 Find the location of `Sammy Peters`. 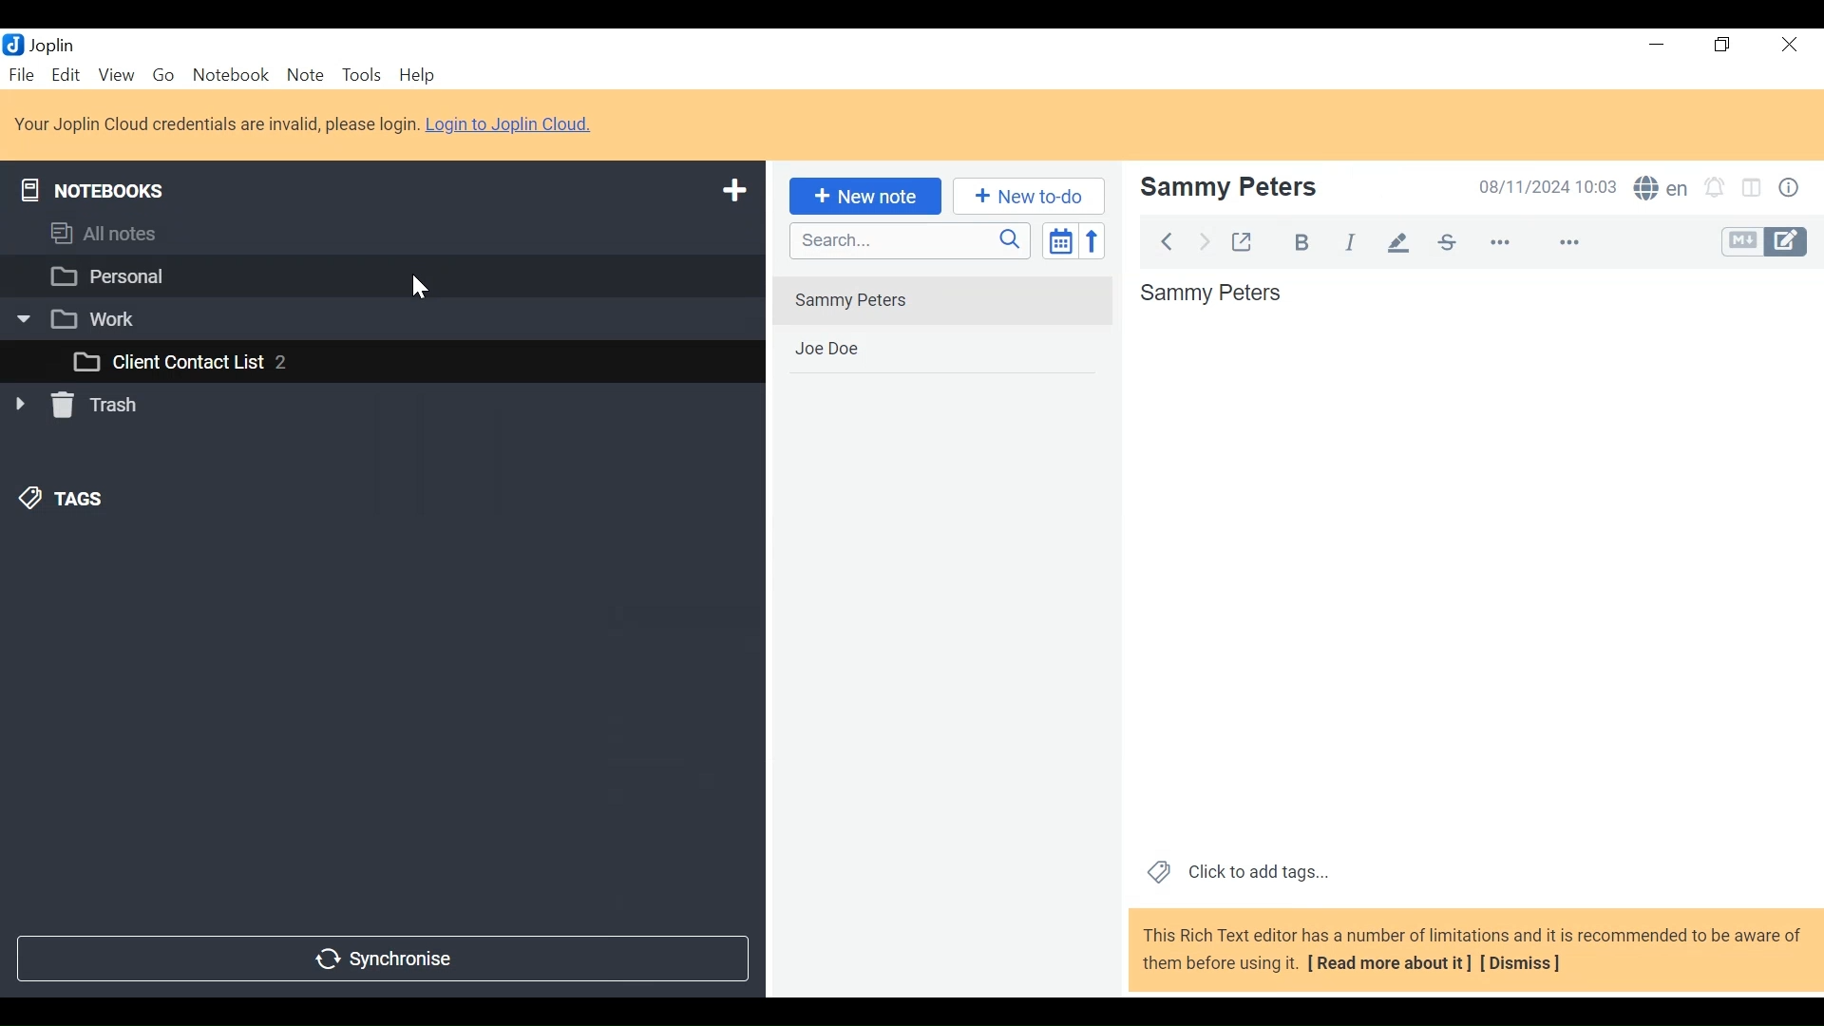

Sammy Peters is located at coordinates (1227, 188).